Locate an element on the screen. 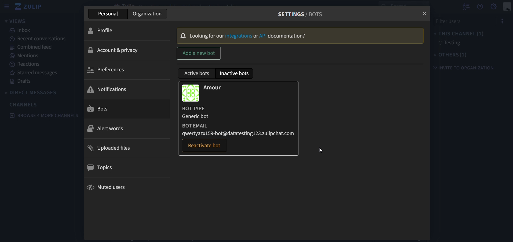 The image size is (513, 242). invite to organization is located at coordinates (463, 68).